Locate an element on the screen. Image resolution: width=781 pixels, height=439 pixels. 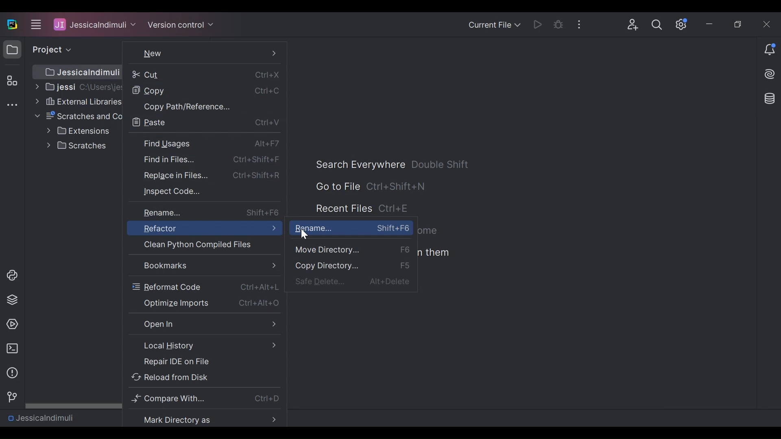
Rename is located at coordinates (205, 212).